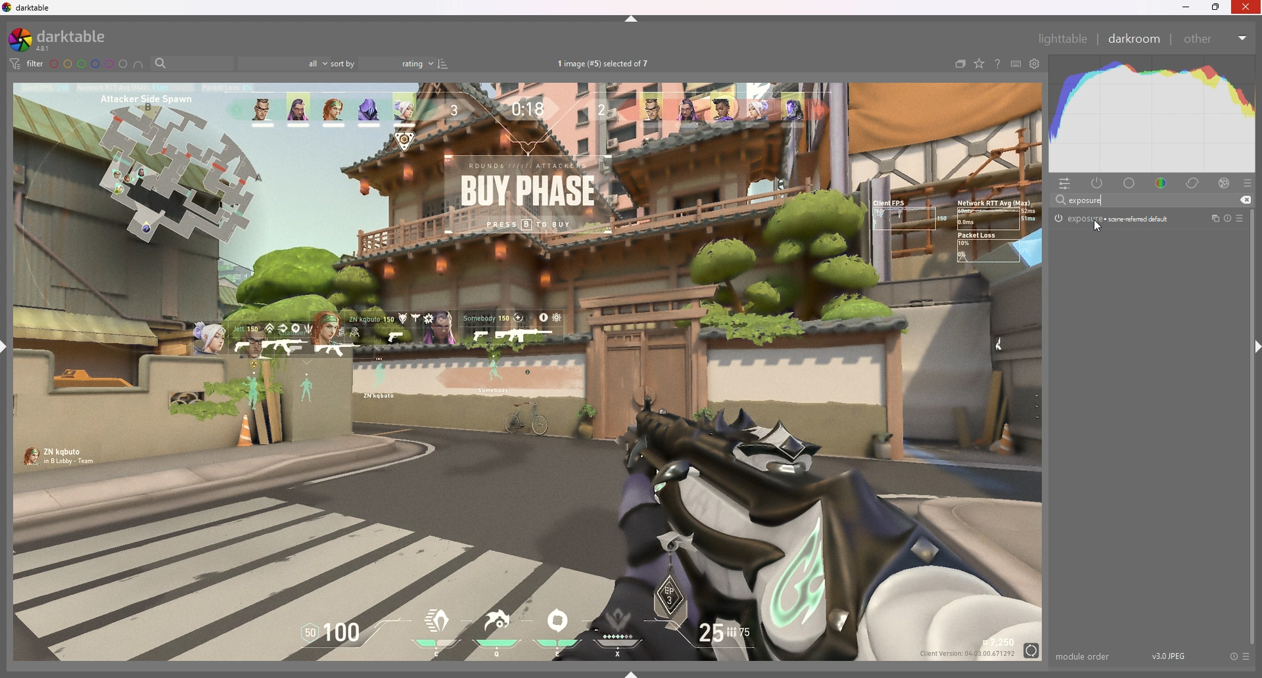  What do you see at coordinates (1241, 218) in the screenshot?
I see `presets` at bounding box center [1241, 218].